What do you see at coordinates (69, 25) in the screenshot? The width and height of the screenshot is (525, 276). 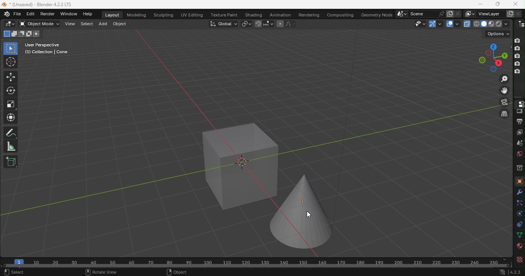 I see `View` at bounding box center [69, 25].